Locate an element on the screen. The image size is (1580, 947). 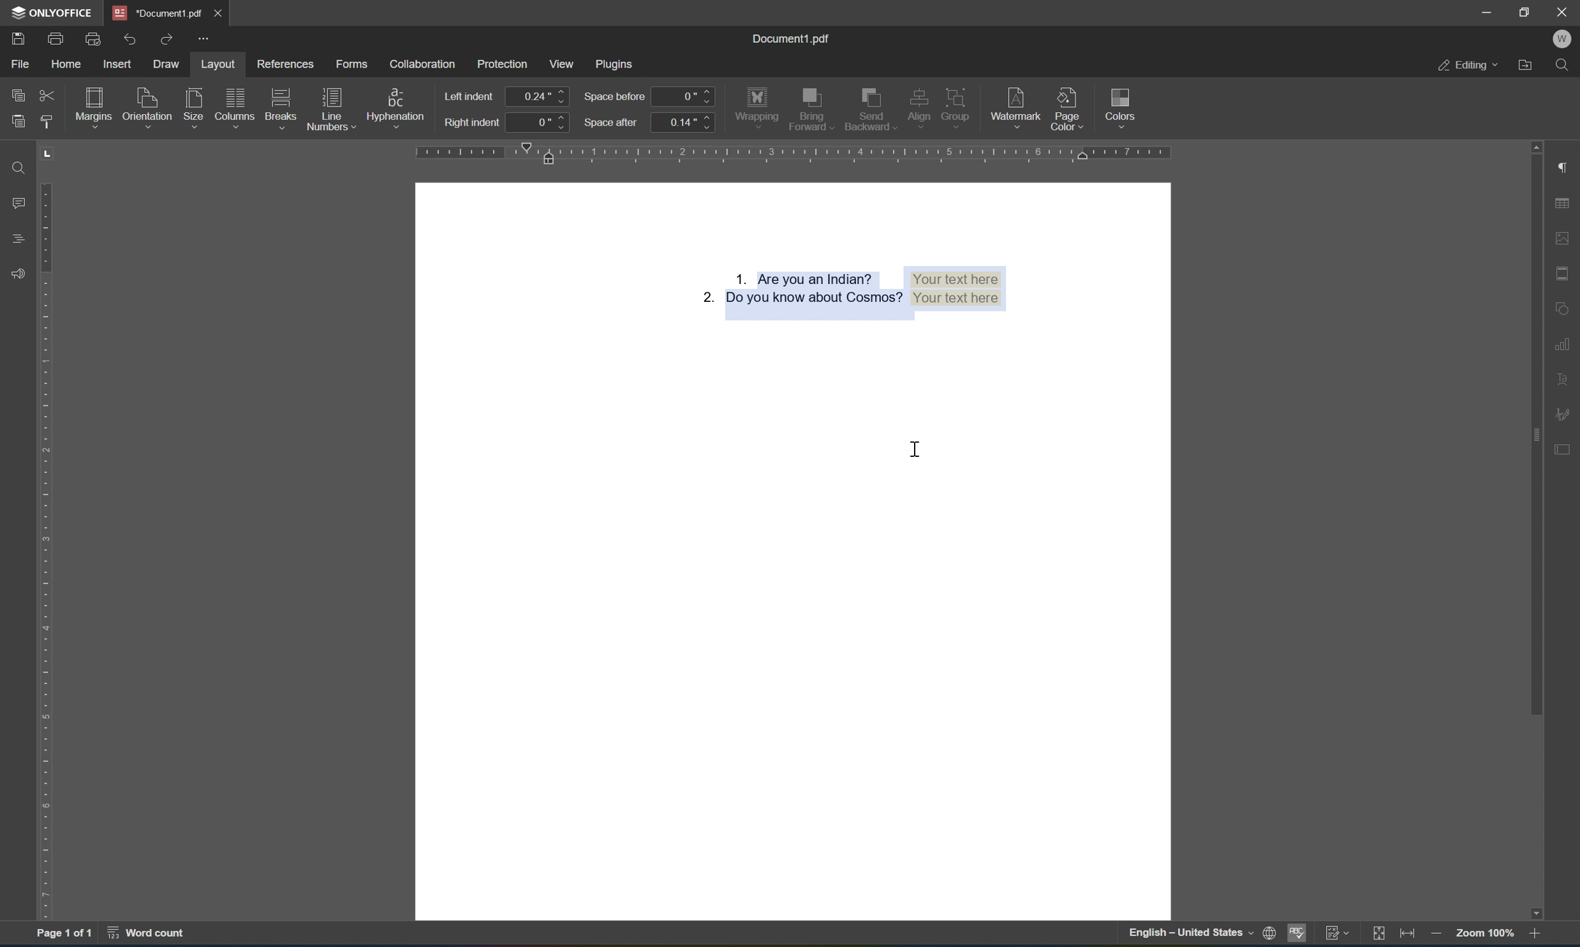
paste is located at coordinates (20, 121).